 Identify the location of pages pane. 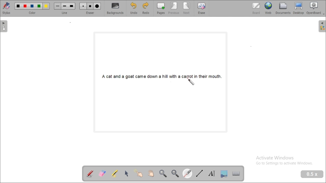
(5, 26).